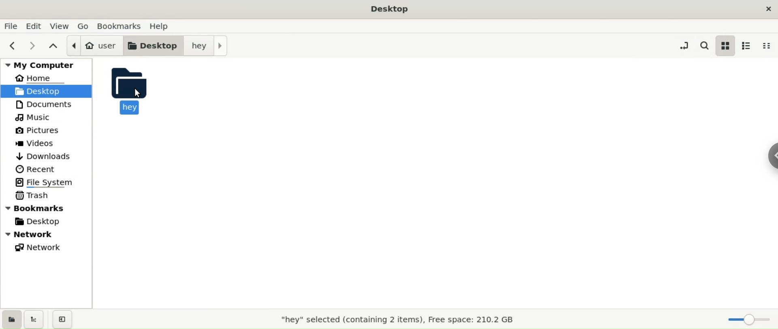 This screenshot has width=778, height=329. Describe the element at coordinates (85, 25) in the screenshot. I see `go` at that location.